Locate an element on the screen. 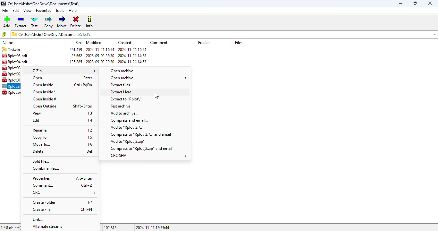 This screenshot has height=231, width=438. shortcut for copy to is located at coordinates (90, 136).